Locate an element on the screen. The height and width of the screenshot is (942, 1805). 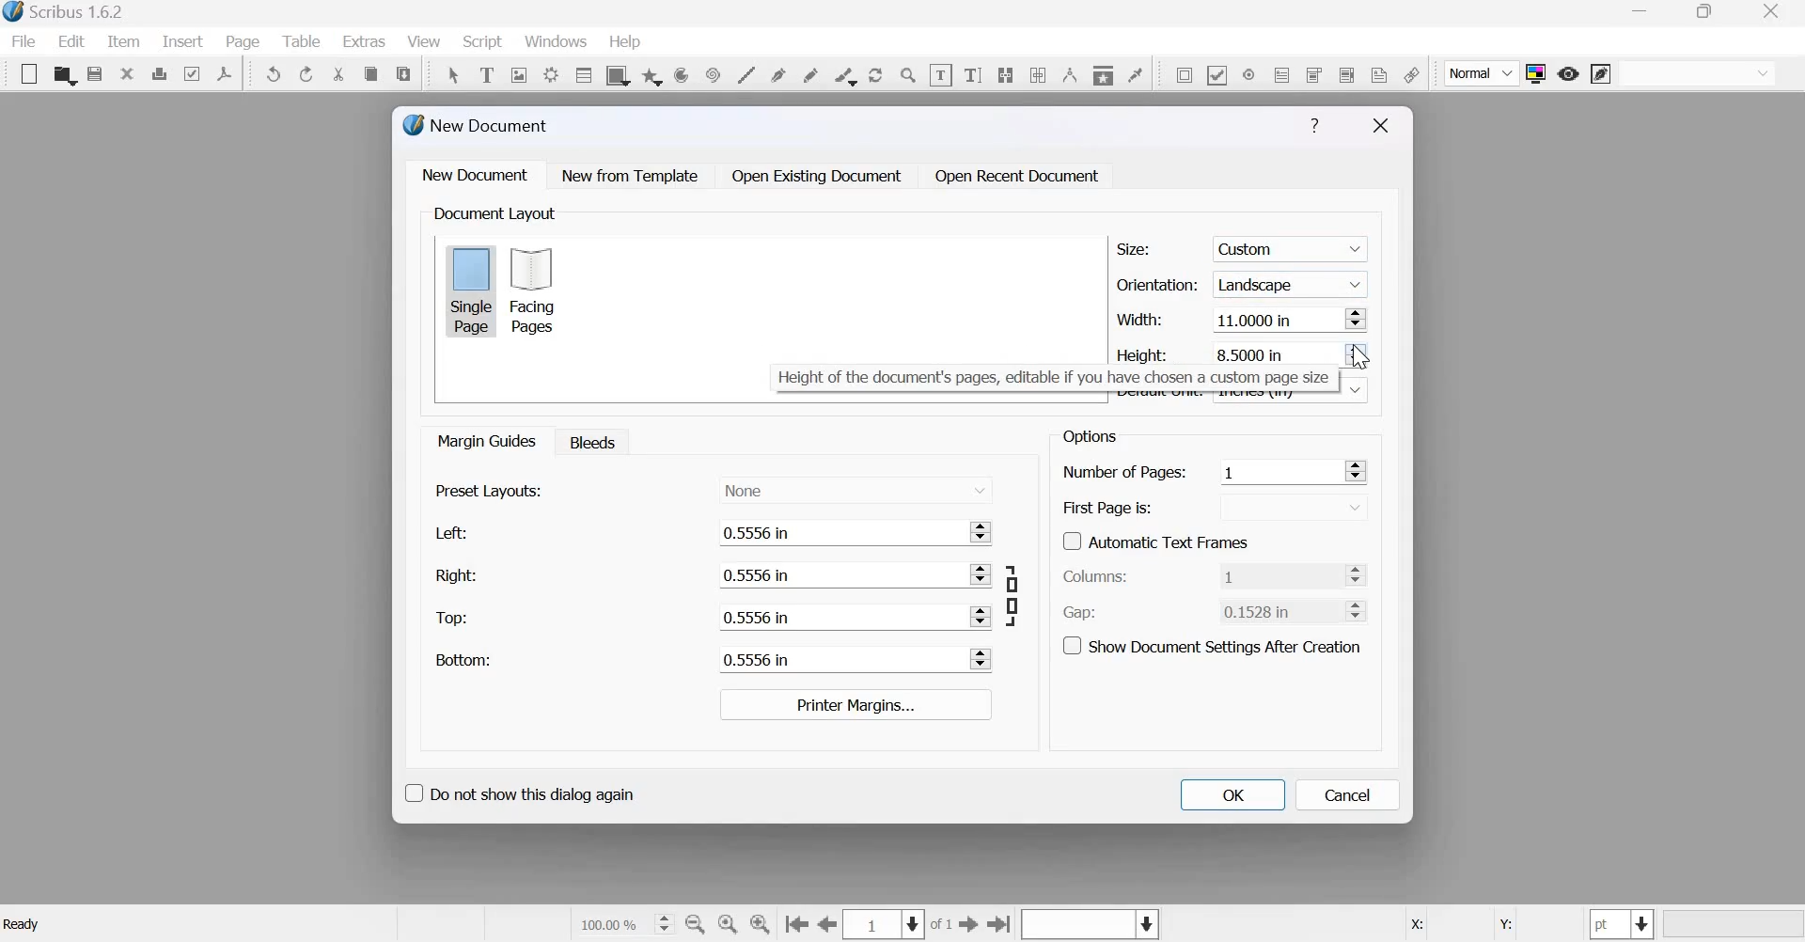
Y: is located at coordinates (1502, 925).